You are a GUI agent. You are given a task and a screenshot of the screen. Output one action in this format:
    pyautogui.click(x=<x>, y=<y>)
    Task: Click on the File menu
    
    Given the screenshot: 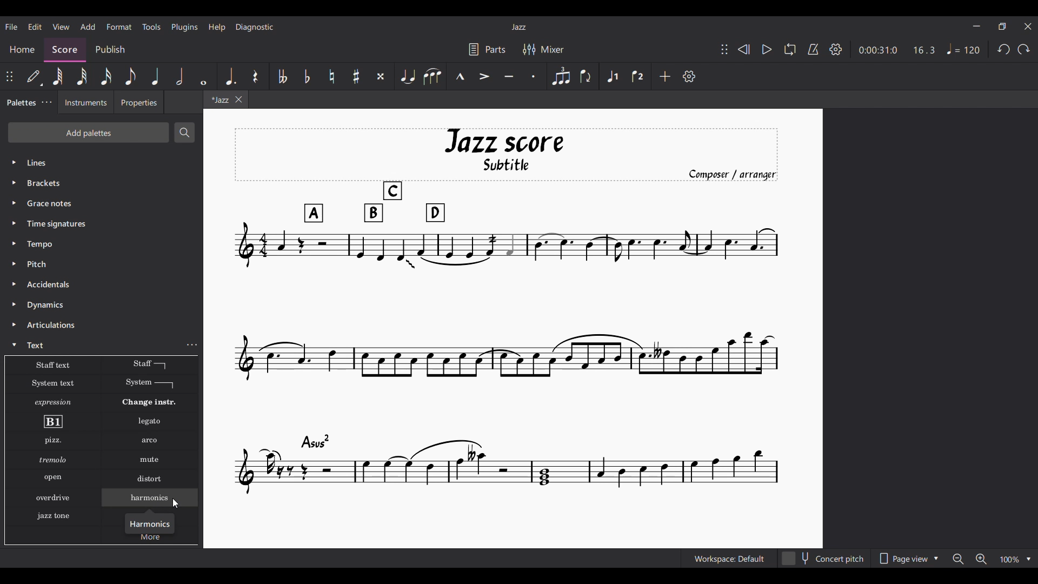 What is the action you would take?
    pyautogui.click(x=12, y=26)
    